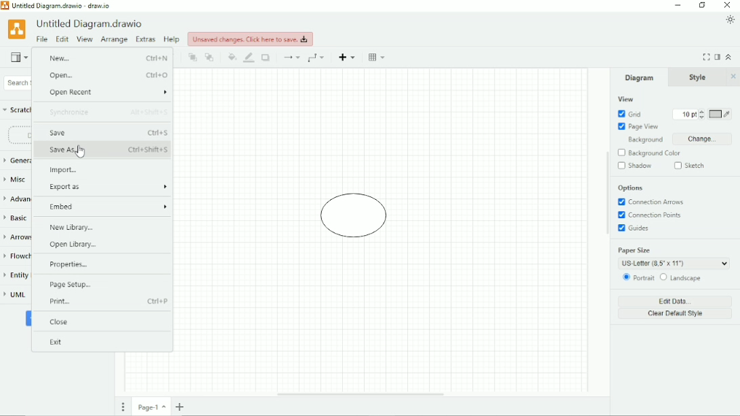 The height and width of the screenshot is (416, 740). I want to click on New Library, so click(85, 228).